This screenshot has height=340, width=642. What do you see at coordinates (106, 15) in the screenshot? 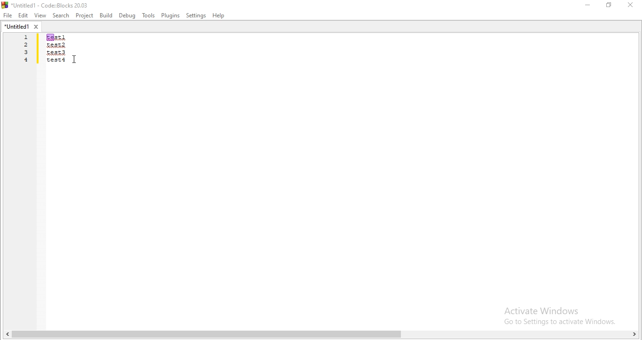
I see `Build ` at bounding box center [106, 15].